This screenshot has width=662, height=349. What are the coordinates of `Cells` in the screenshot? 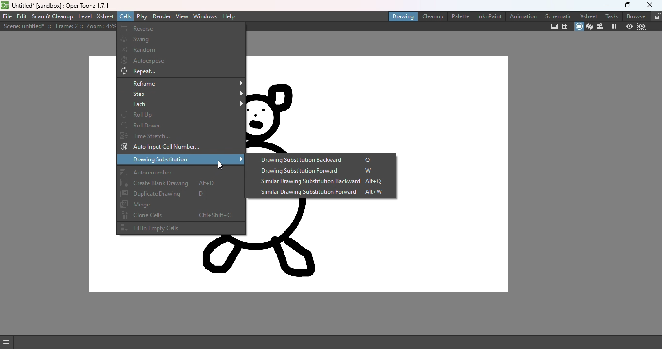 It's located at (125, 16).